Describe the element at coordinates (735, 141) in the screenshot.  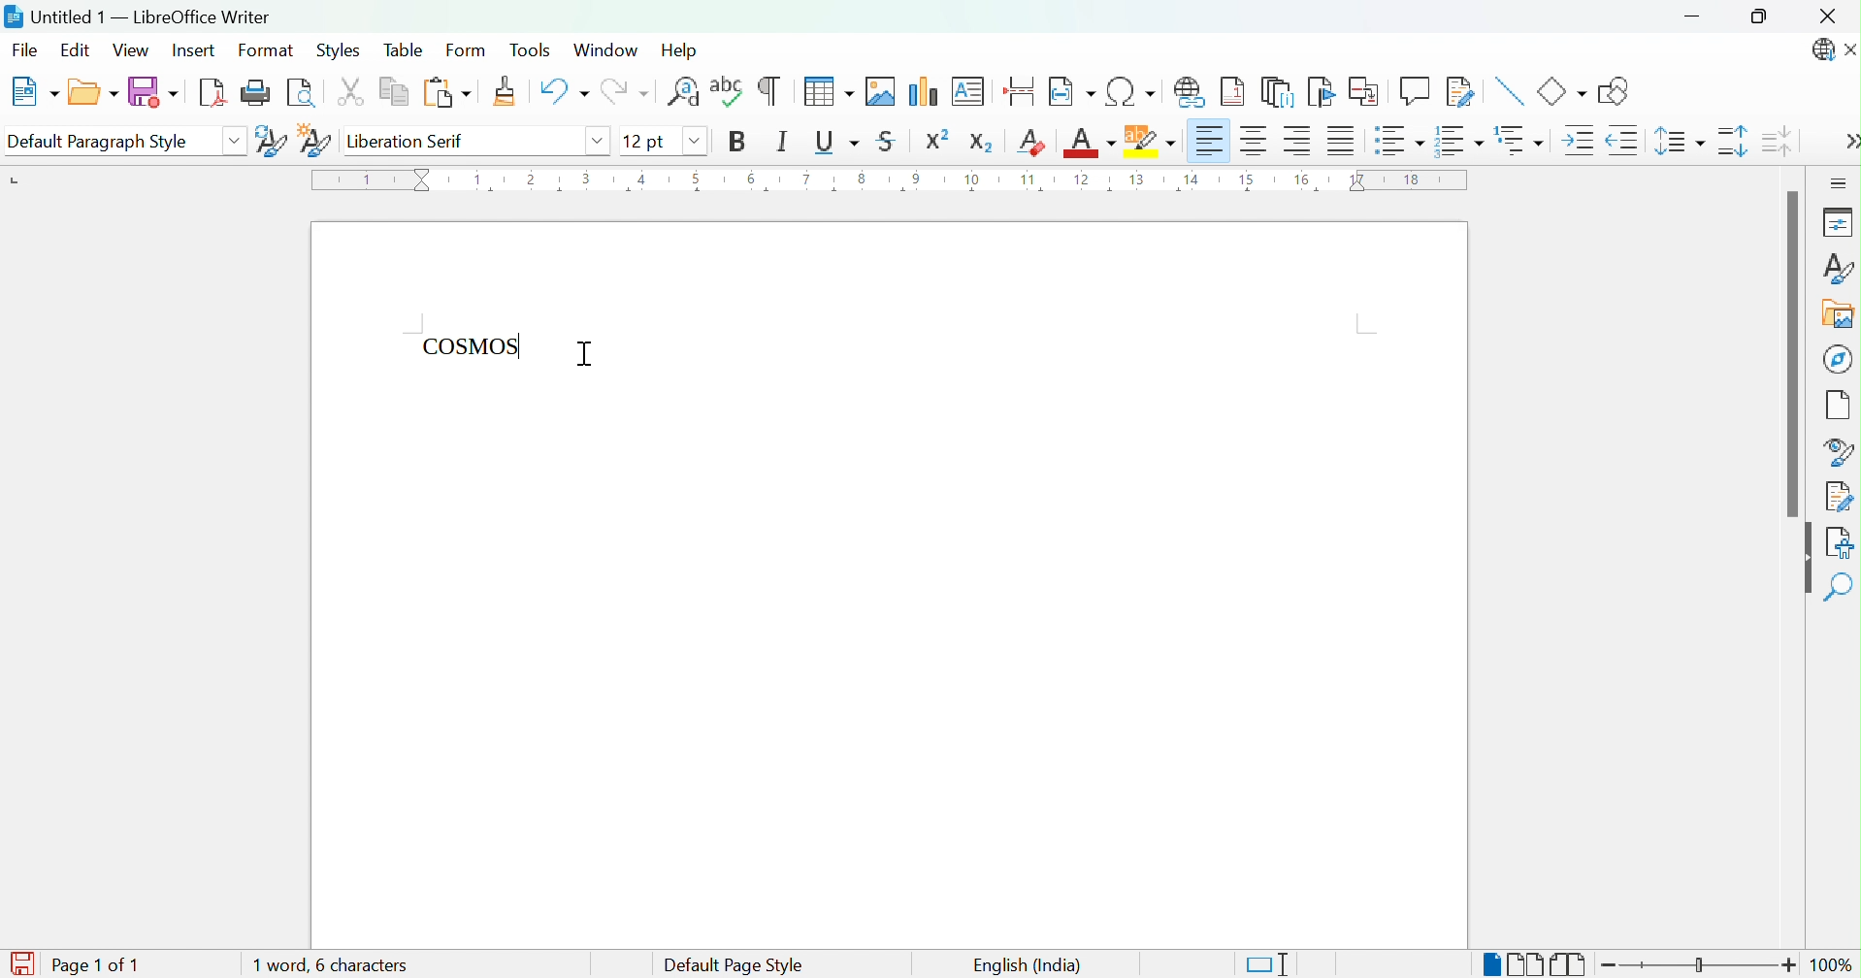
I see `Bold` at that location.